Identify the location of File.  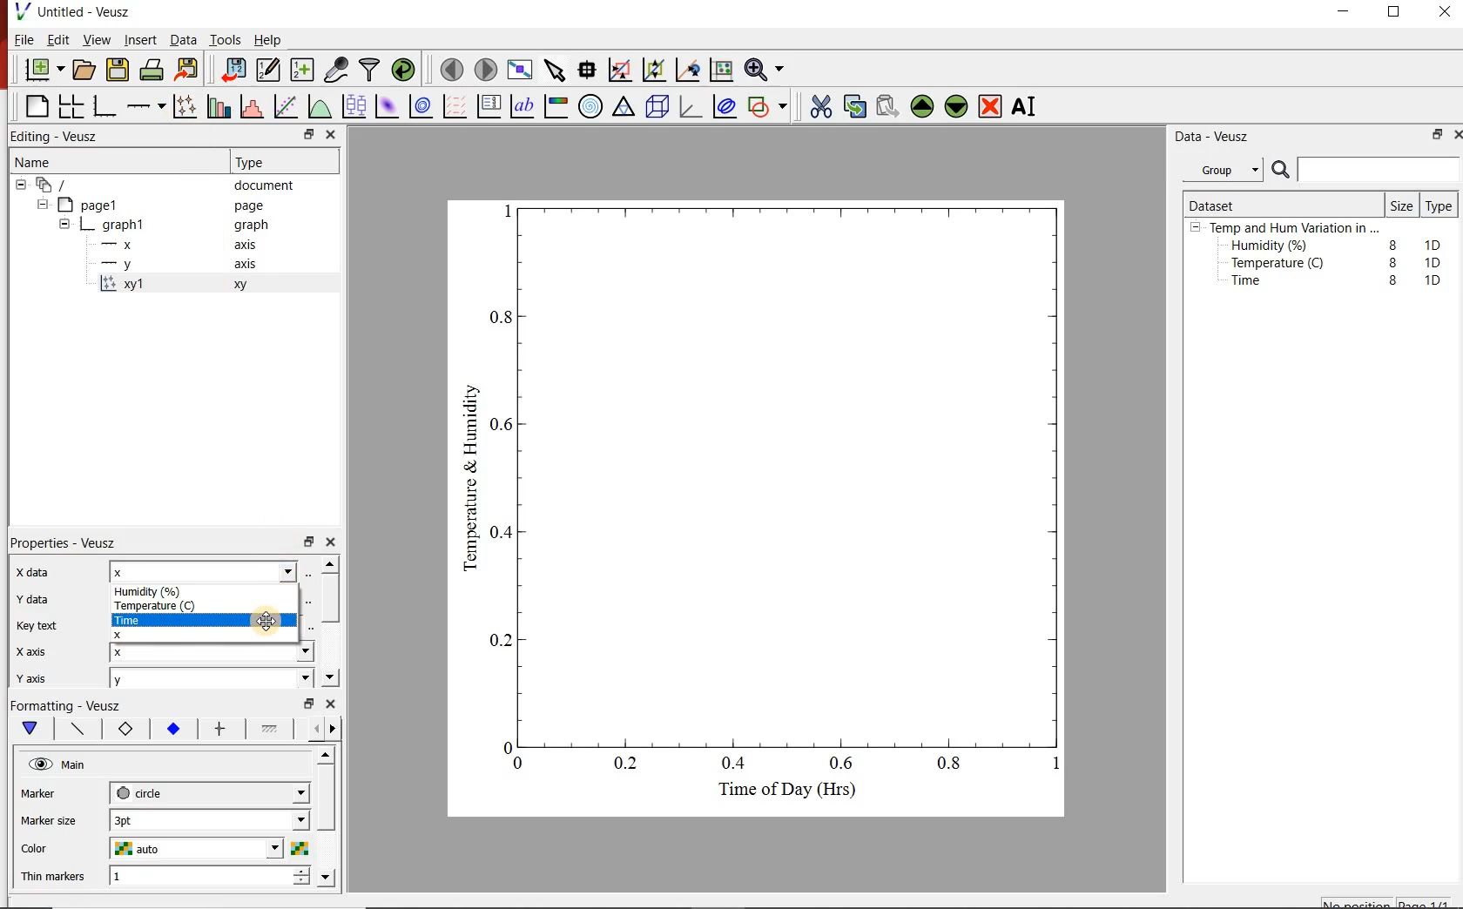
(20, 39).